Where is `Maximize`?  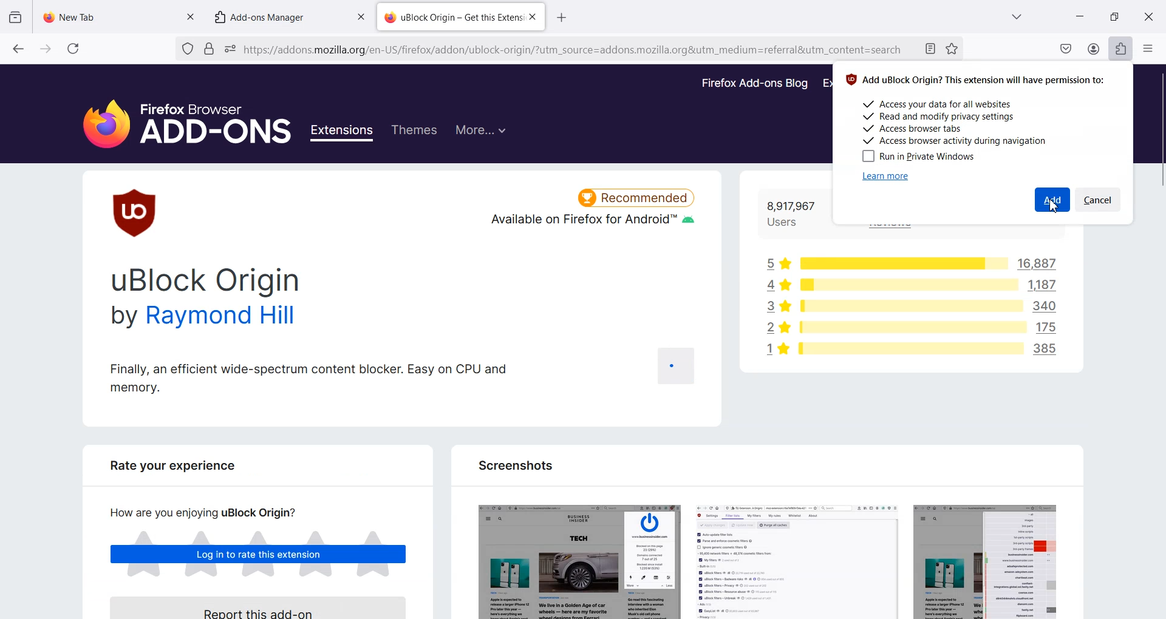
Maximize is located at coordinates (1114, 16).